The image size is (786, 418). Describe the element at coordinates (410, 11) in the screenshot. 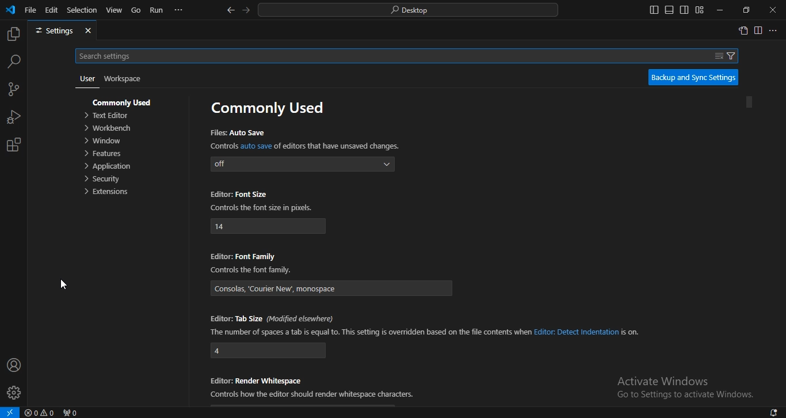

I see `search` at that location.